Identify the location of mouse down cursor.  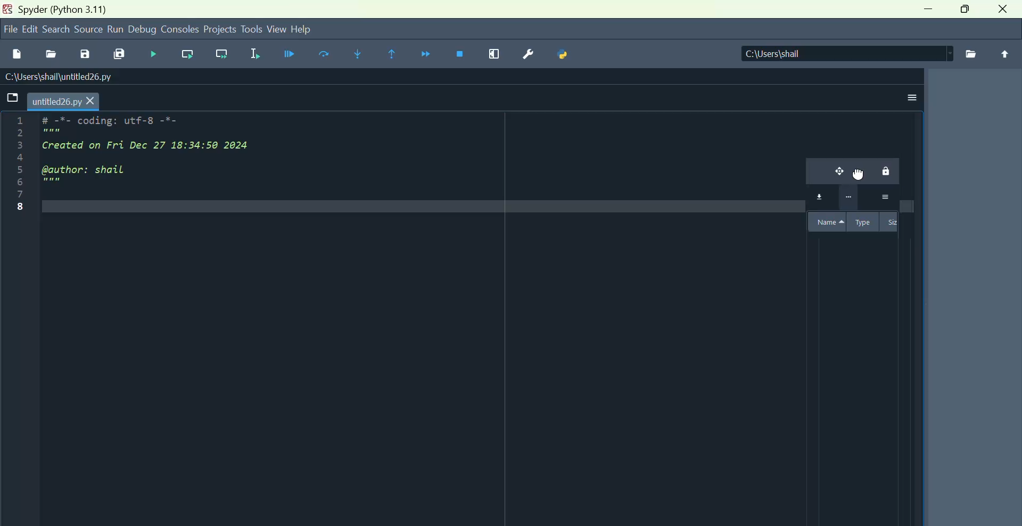
(861, 177).